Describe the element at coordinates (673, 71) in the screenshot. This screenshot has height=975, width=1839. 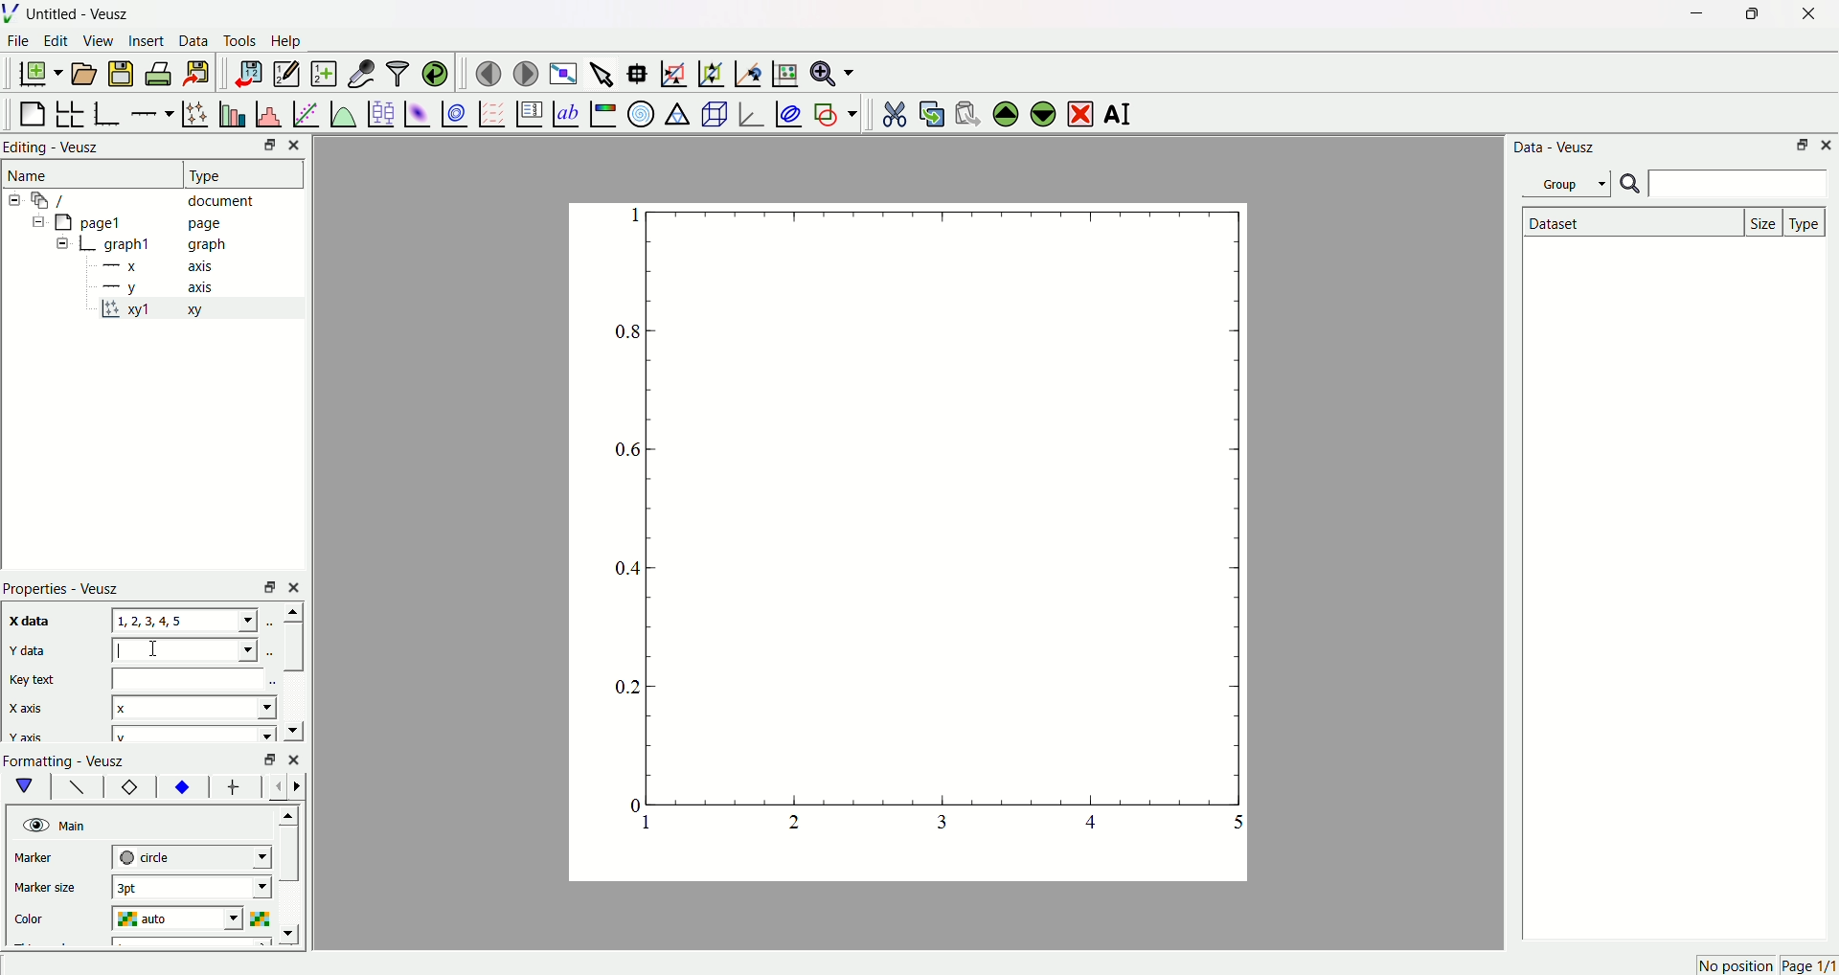
I see `draw rectangle on zoom graph axes` at that location.